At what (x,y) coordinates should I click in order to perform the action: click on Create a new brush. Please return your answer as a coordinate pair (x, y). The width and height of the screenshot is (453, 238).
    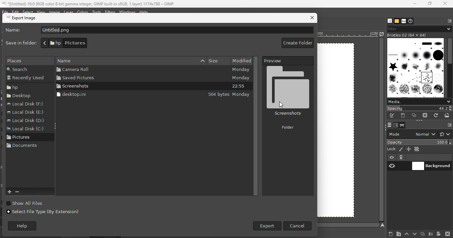
    Looking at the image, I should click on (403, 115).